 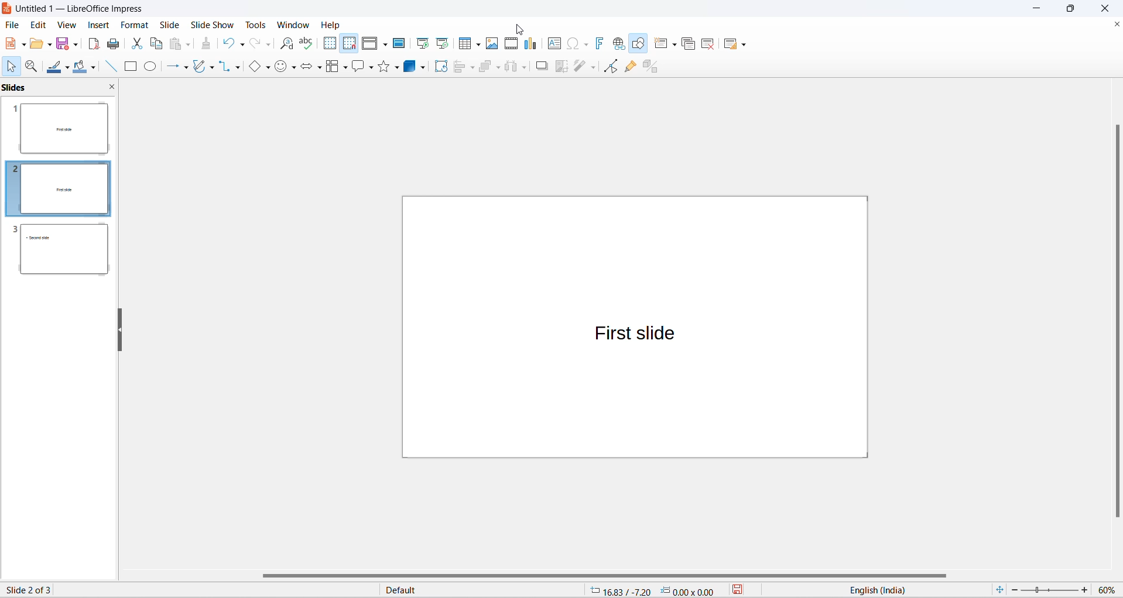 I want to click on star options, so click(x=395, y=67).